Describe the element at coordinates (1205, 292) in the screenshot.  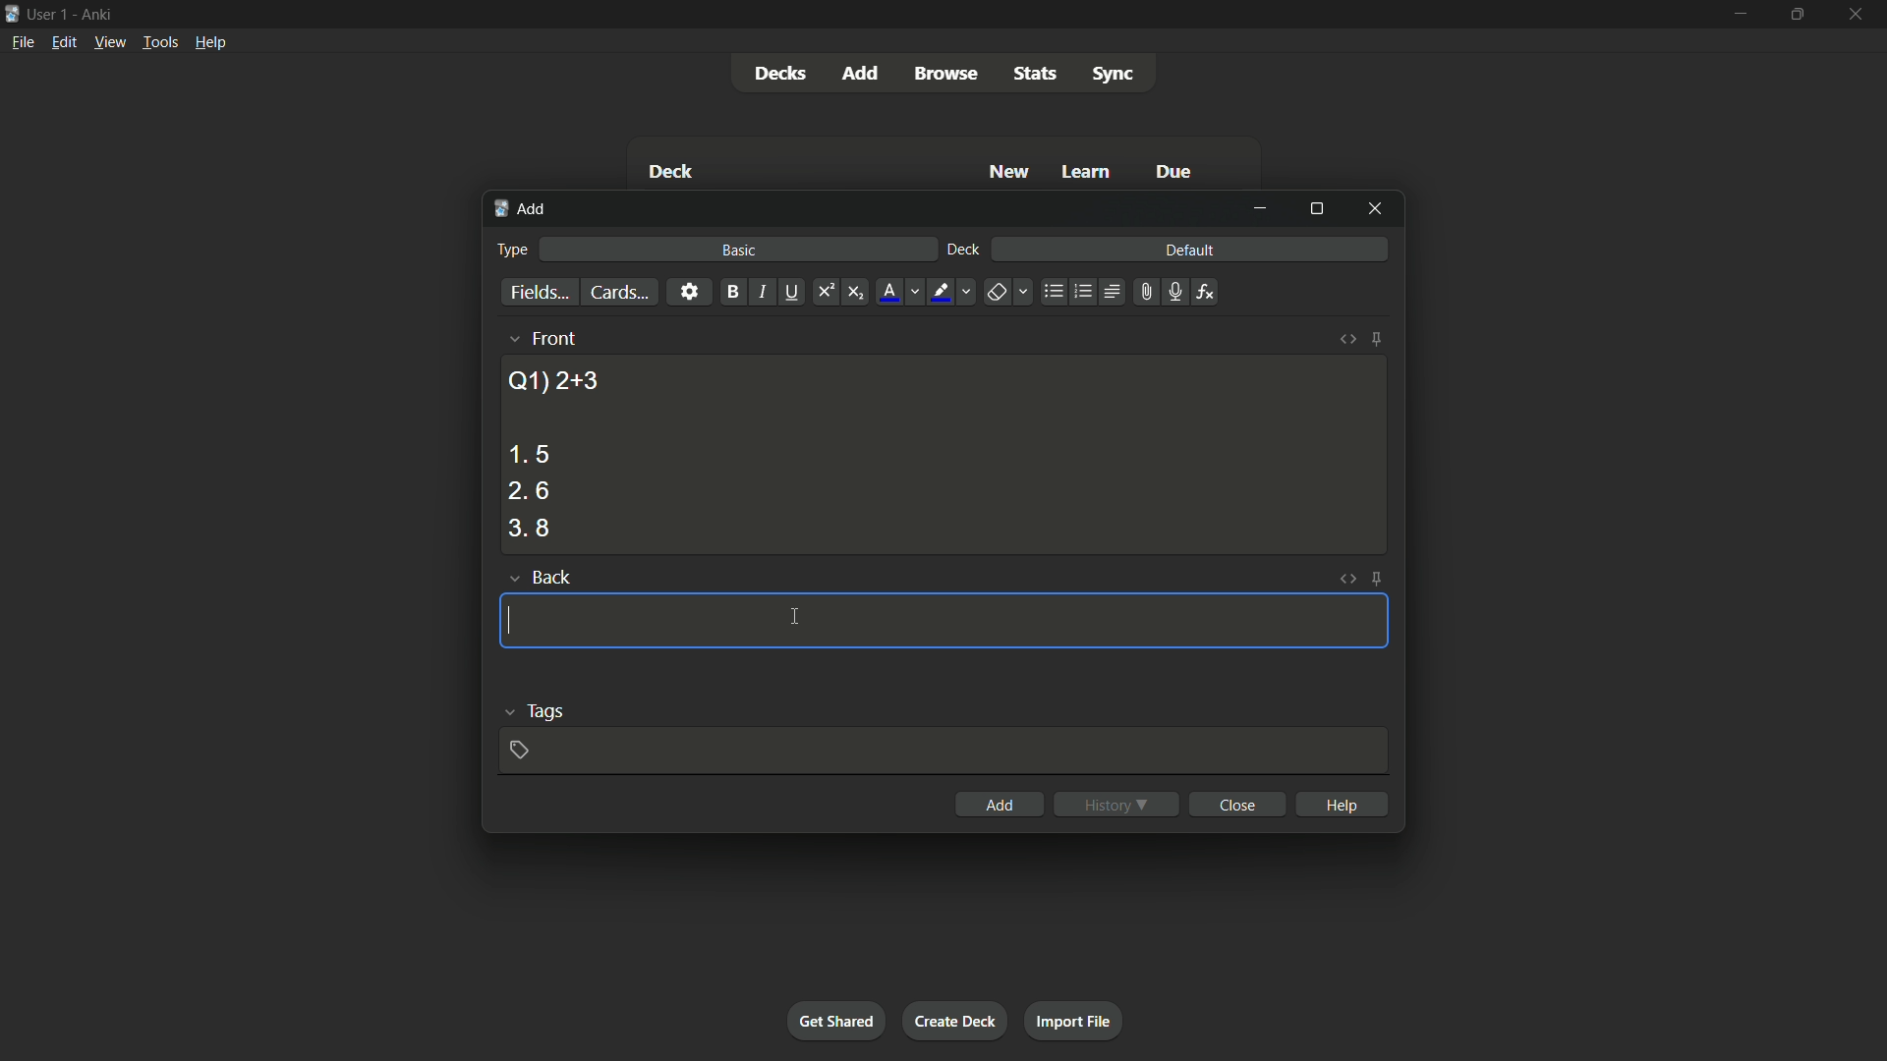
I see `equations` at that location.